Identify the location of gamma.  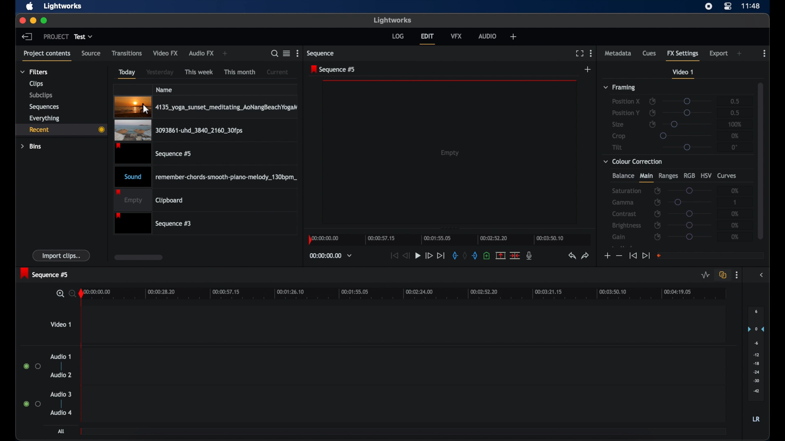
(623, 202).